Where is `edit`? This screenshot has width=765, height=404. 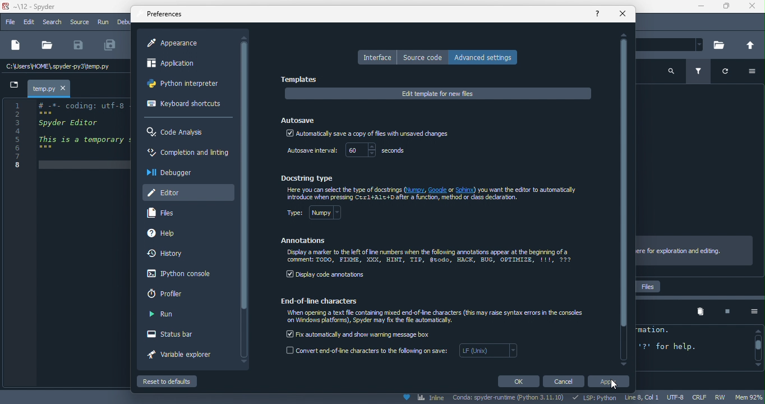 edit is located at coordinates (30, 22).